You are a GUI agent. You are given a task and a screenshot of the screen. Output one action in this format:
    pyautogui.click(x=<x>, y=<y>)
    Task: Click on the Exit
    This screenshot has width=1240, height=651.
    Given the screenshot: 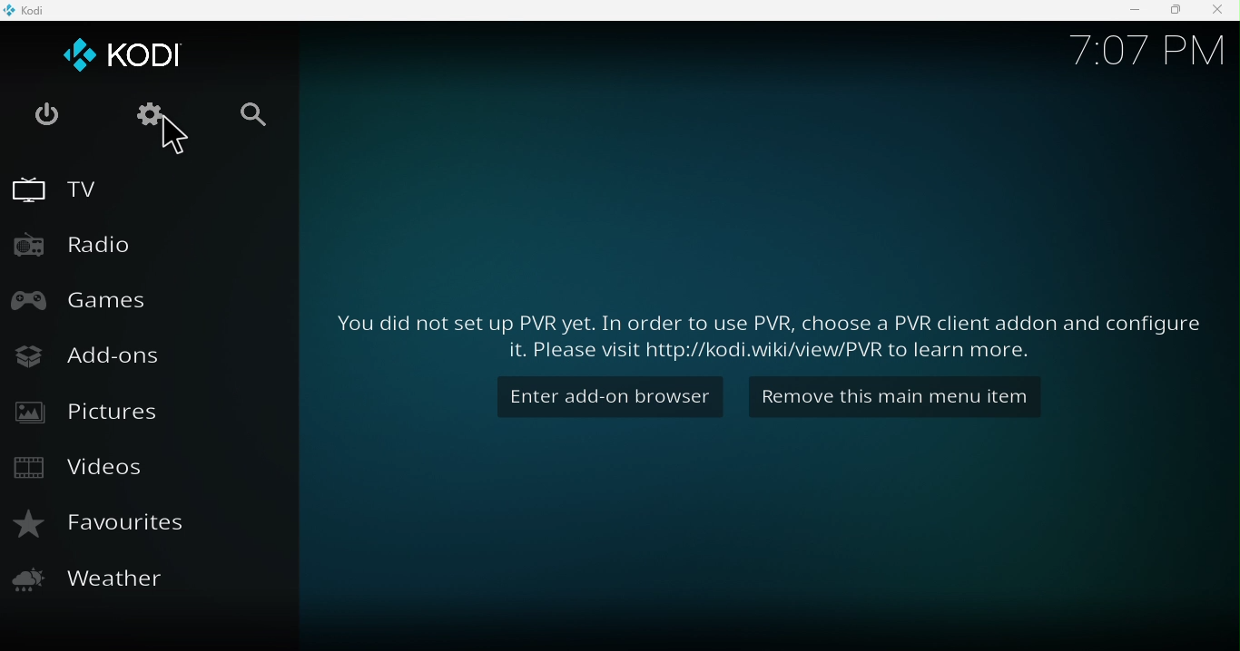 What is the action you would take?
    pyautogui.click(x=45, y=115)
    